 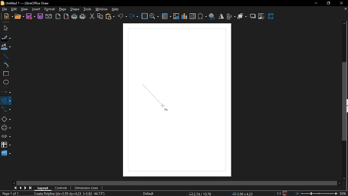 What do you see at coordinates (110, 16) in the screenshot?
I see `paste` at bounding box center [110, 16].